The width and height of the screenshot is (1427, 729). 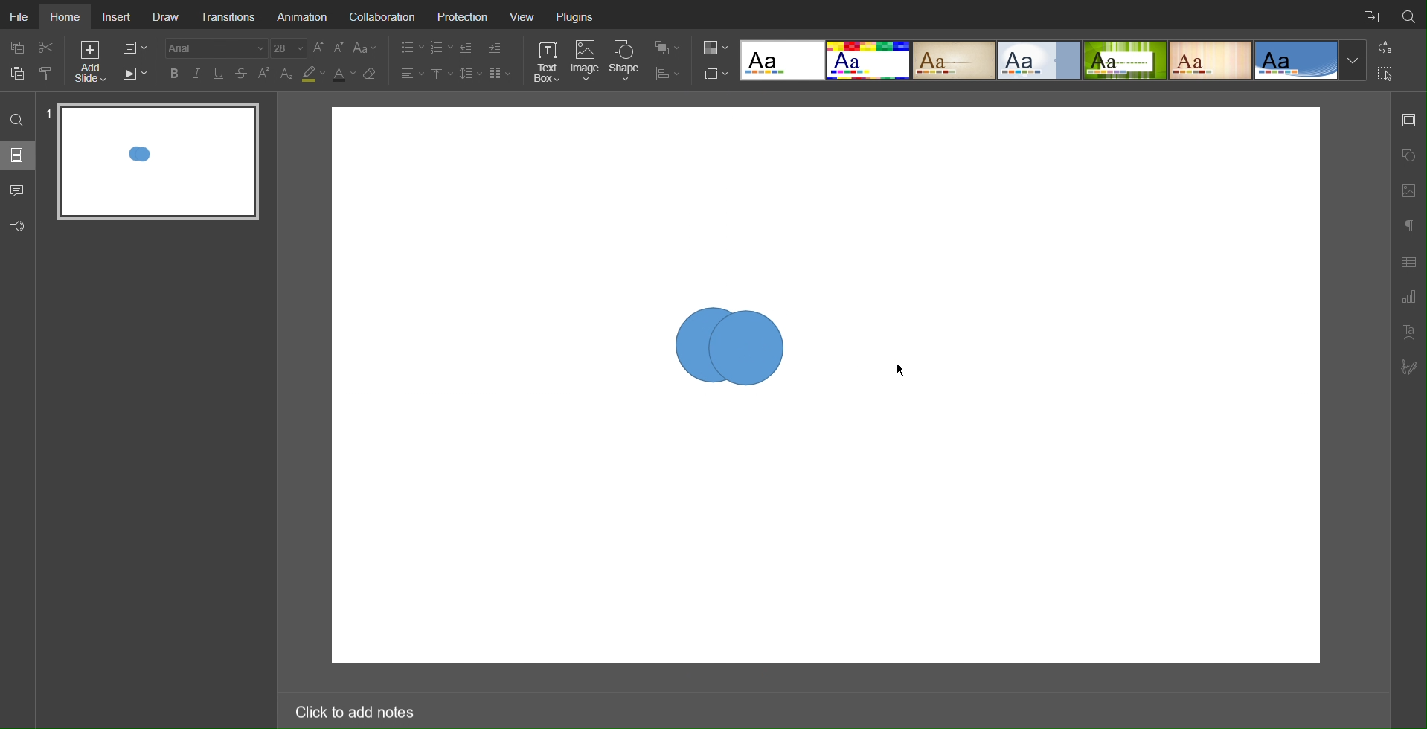 What do you see at coordinates (1408, 120) in the screenshot?
I see `Slide Settings` at bounding box center [1408, 120].